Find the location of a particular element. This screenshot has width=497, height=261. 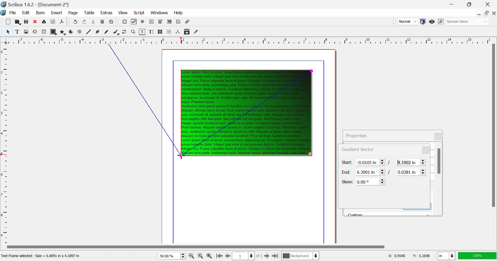

Page 1 of 1 is located at coordinates (247, 256).